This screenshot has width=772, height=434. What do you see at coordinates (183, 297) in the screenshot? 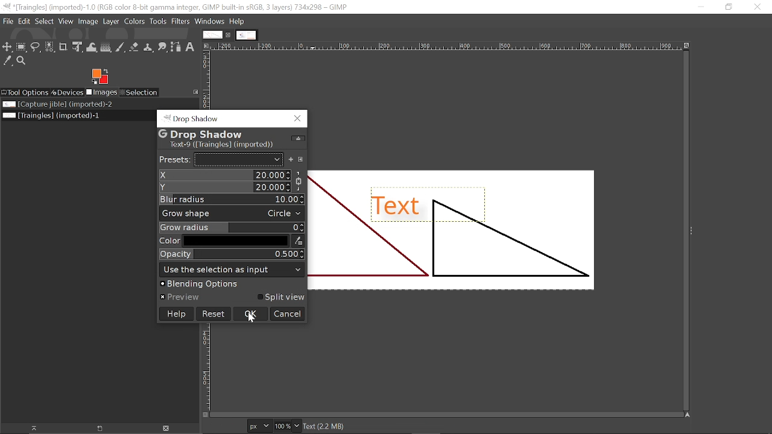
I see `` at bounding box center [183, 297].